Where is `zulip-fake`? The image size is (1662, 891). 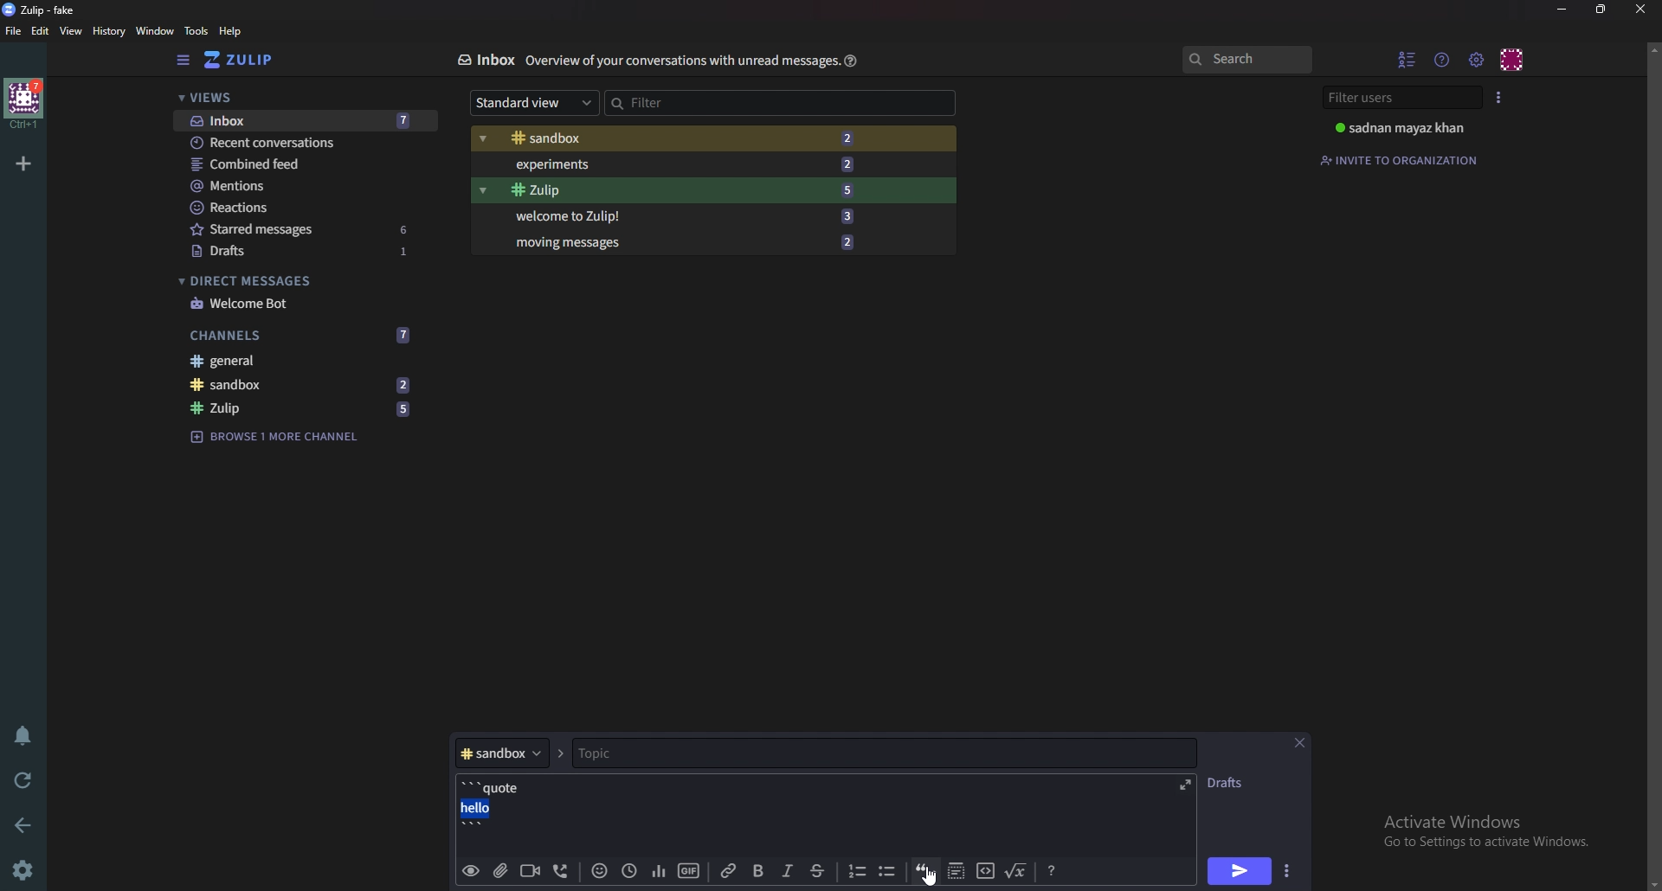
zulip-fake is located at coordinates (43, 10).